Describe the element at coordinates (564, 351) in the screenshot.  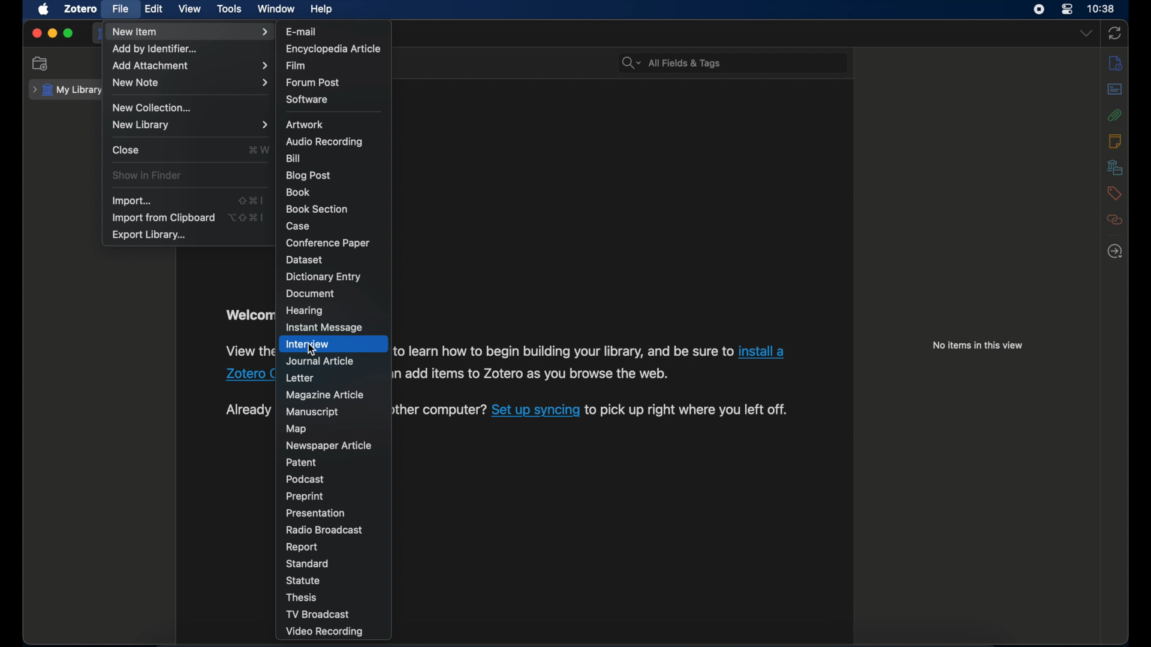
I see `to learn how to begin your library, and be sure to` at that location.